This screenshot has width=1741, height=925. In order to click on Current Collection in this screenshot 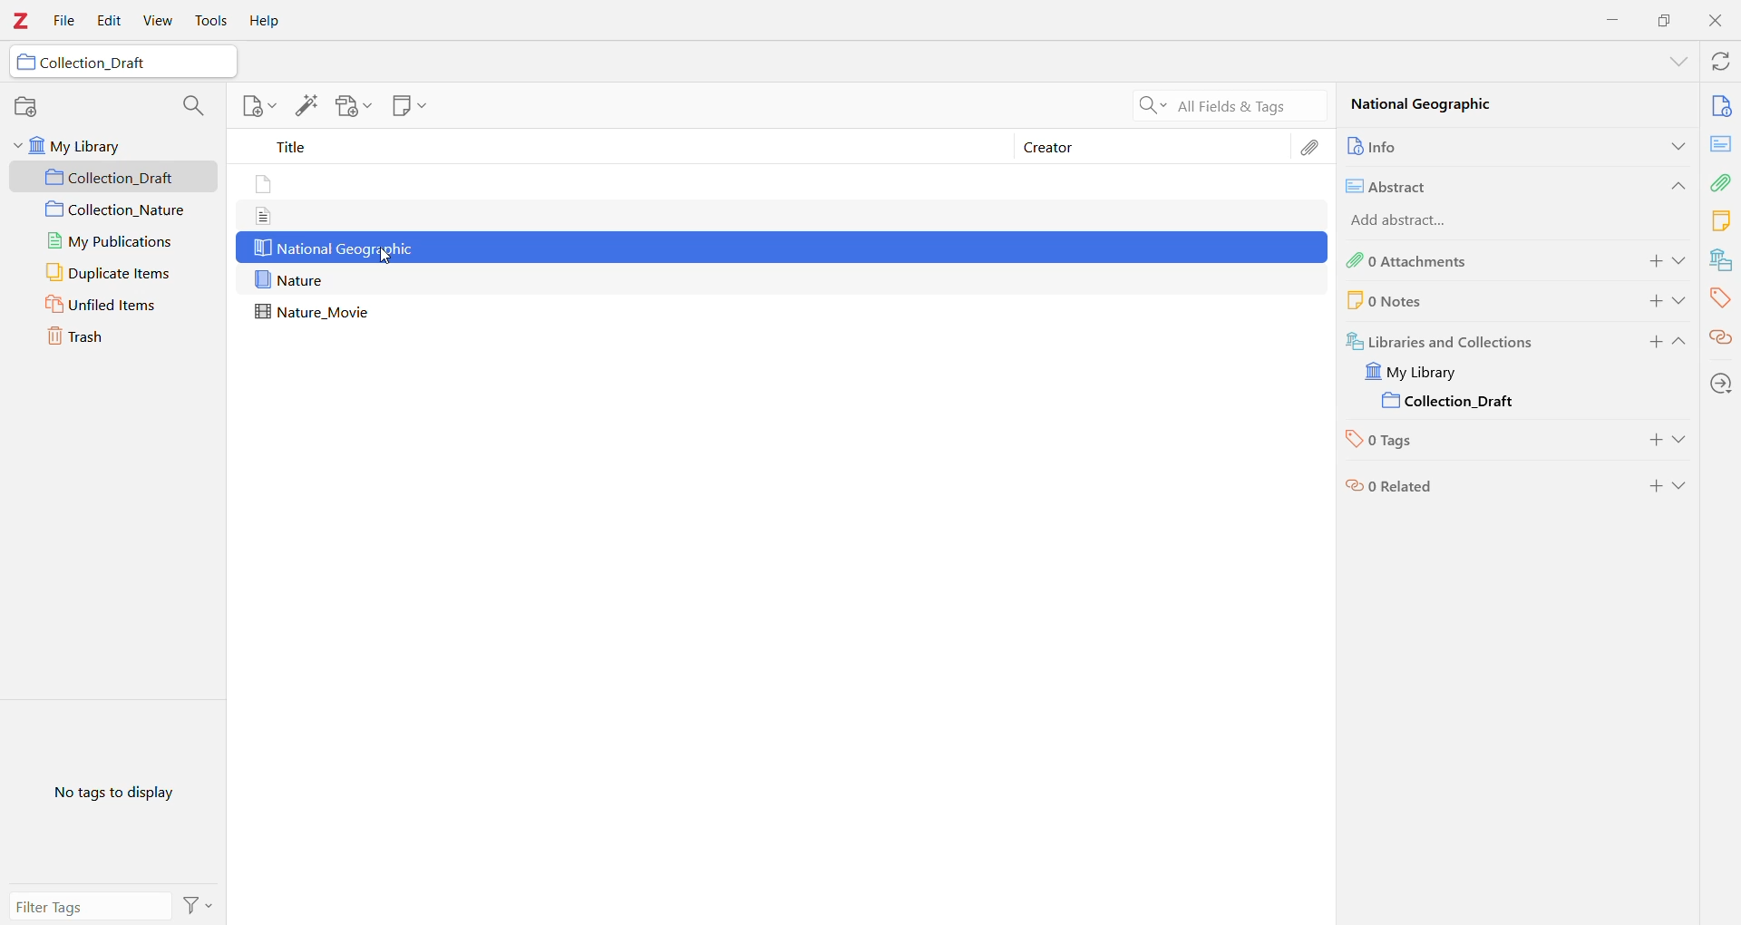, I will do `click(1453, 403)`.